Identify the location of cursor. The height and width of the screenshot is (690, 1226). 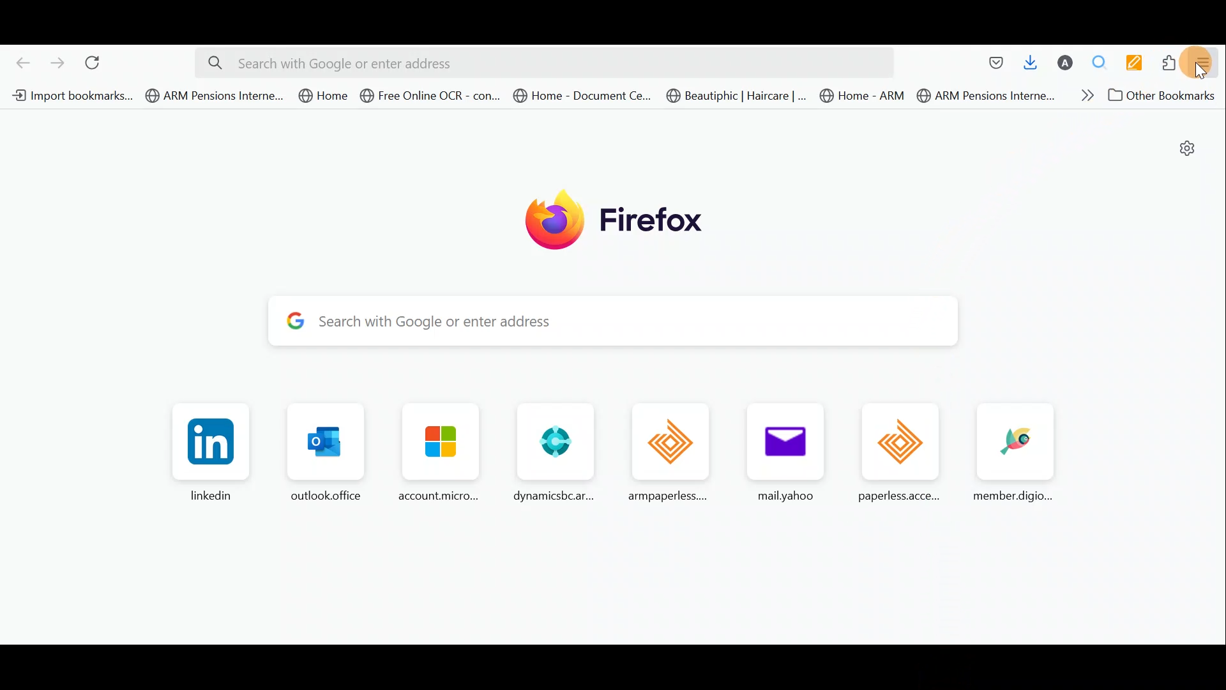
(1199, 75).